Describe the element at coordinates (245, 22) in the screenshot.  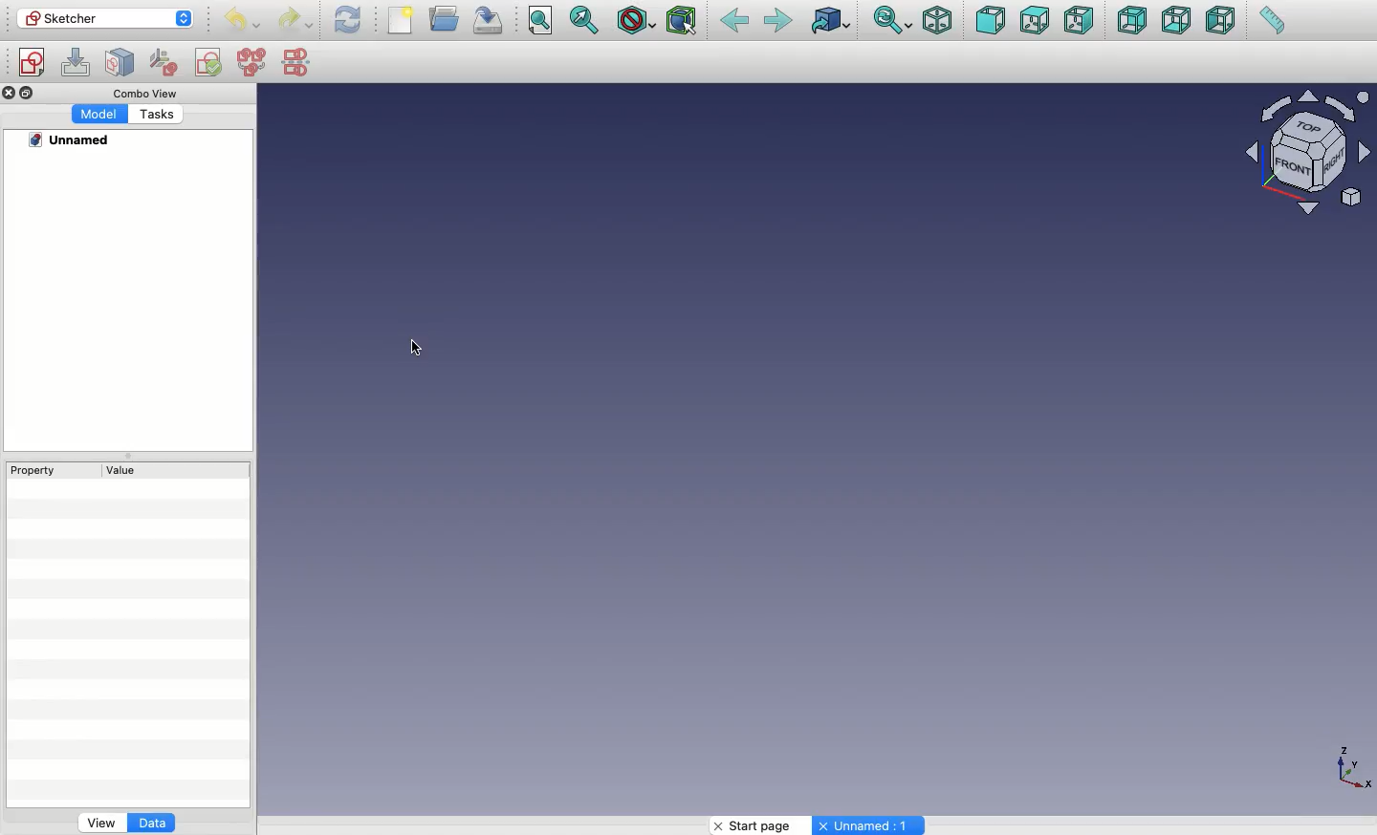
I see `Undo` at that location.